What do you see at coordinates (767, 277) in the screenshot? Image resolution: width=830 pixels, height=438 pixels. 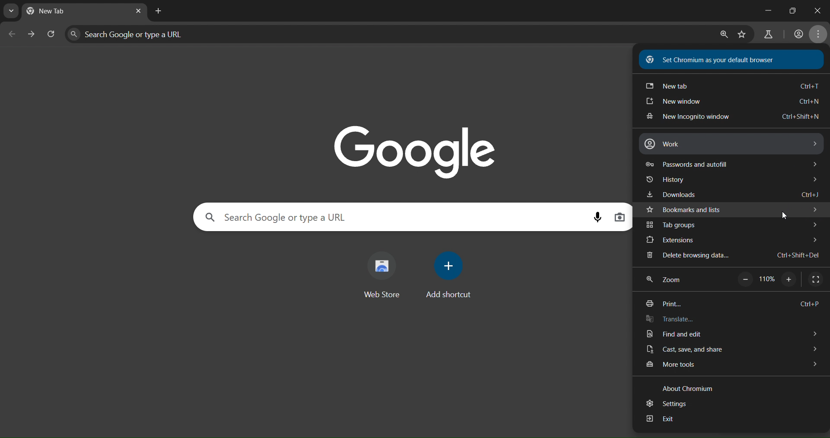 I see `100%` at bounding box center [767, 277].